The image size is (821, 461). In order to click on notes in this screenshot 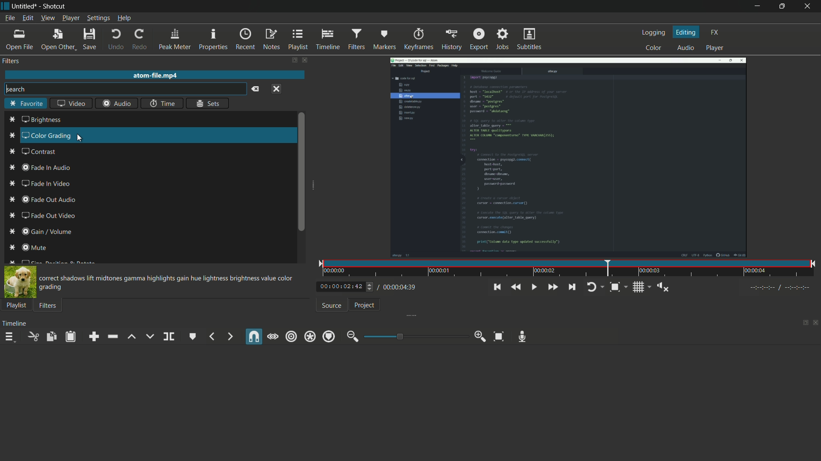, I will do `click(271, 39)`.